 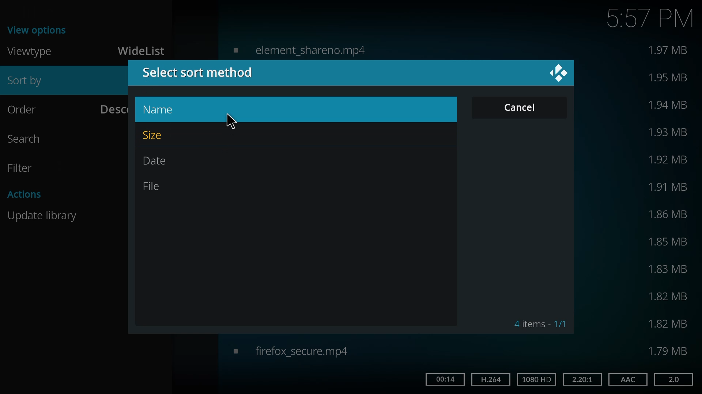 I want to click on size, so click(x=669, y=104).